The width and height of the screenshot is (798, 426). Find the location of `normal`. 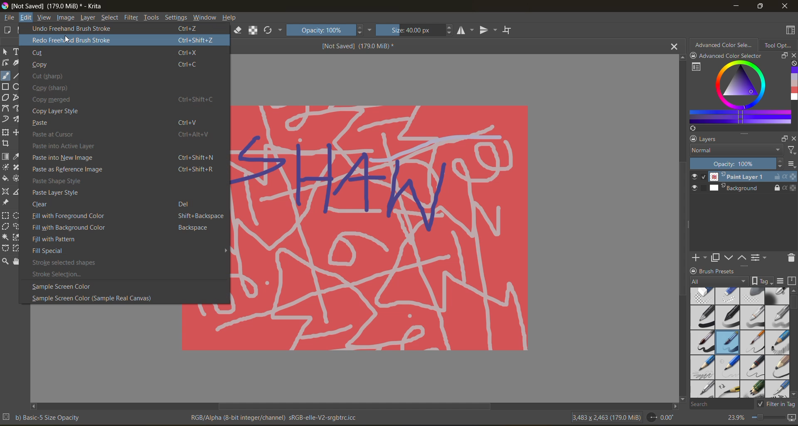

normal is located at coordinates (734, 151).